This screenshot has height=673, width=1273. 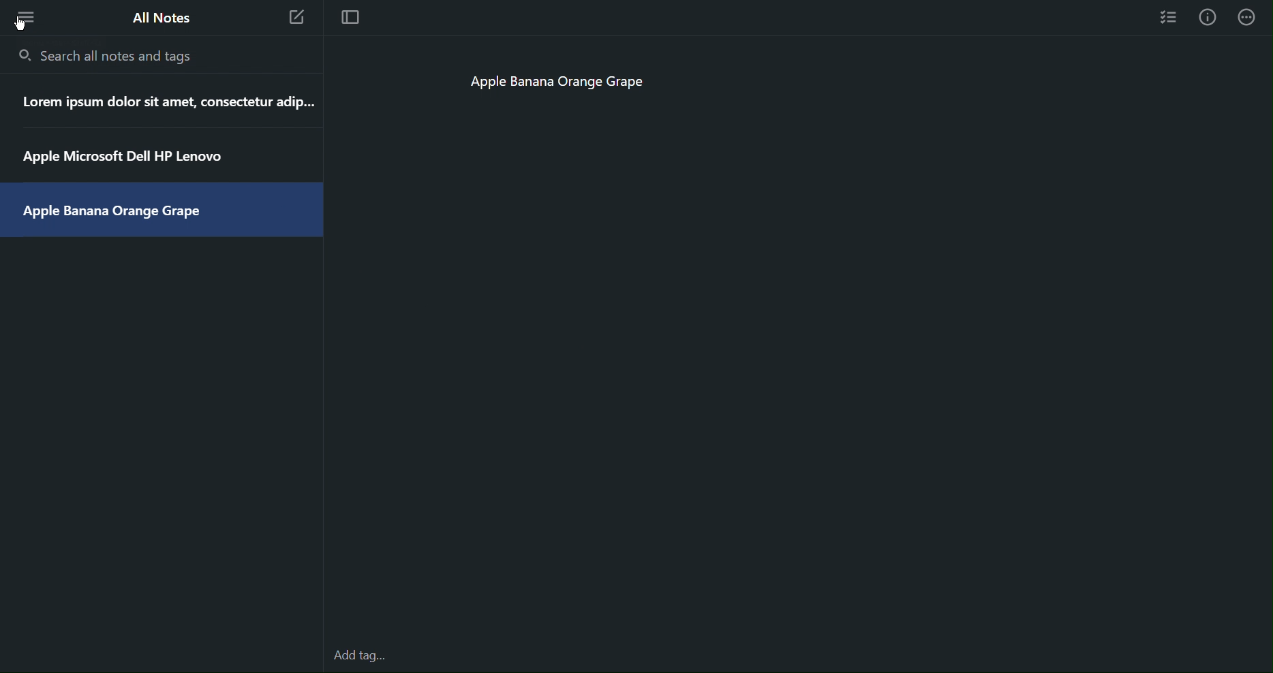 I want to click on Lorem ipsum dolor sit amet, consectetur adip..., so click(x=170, y=102).